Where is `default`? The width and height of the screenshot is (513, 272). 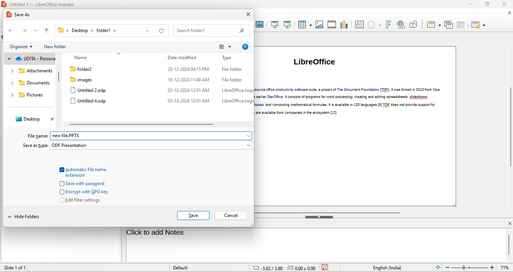 default is located at coordinates (183, 268).